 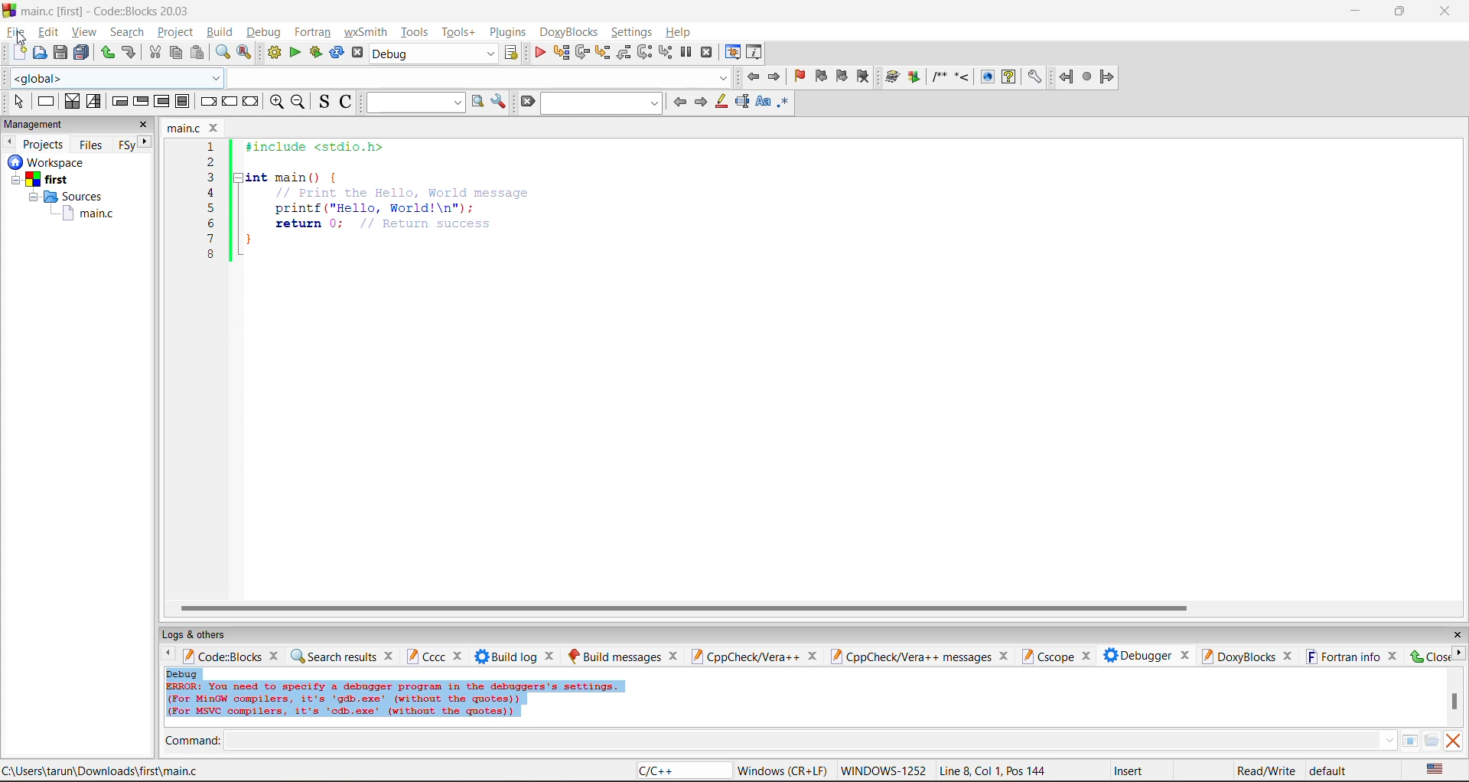 I want to click on printf("Hello, World!\n", so click(x=377, y=207).